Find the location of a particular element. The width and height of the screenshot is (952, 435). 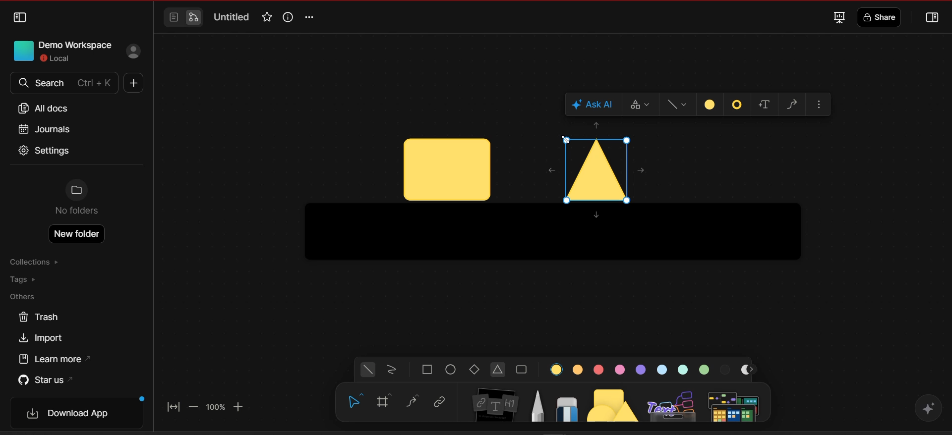

trash is located at coordinates (38, 317).